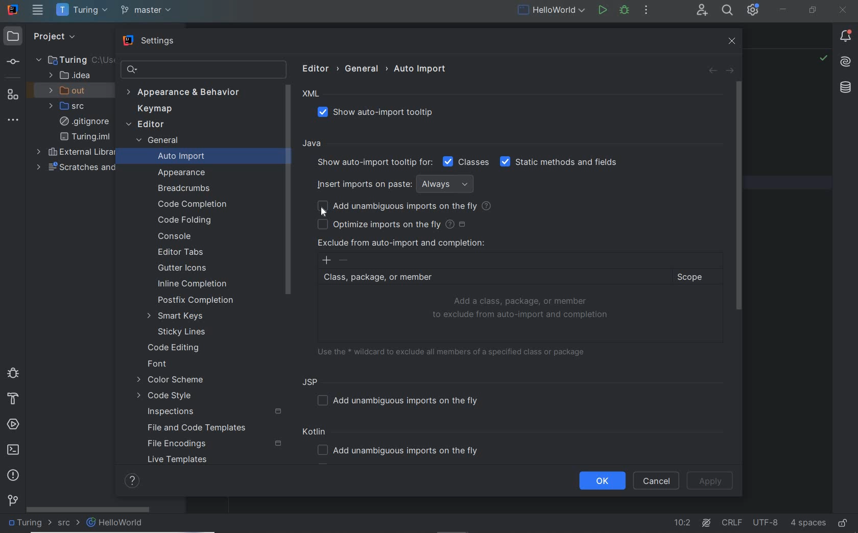 The image size is (858, 533). What do you see at coordinates (695, 277) in the screenshot?
I see `SCOPE` at bounding box center [695, 277].